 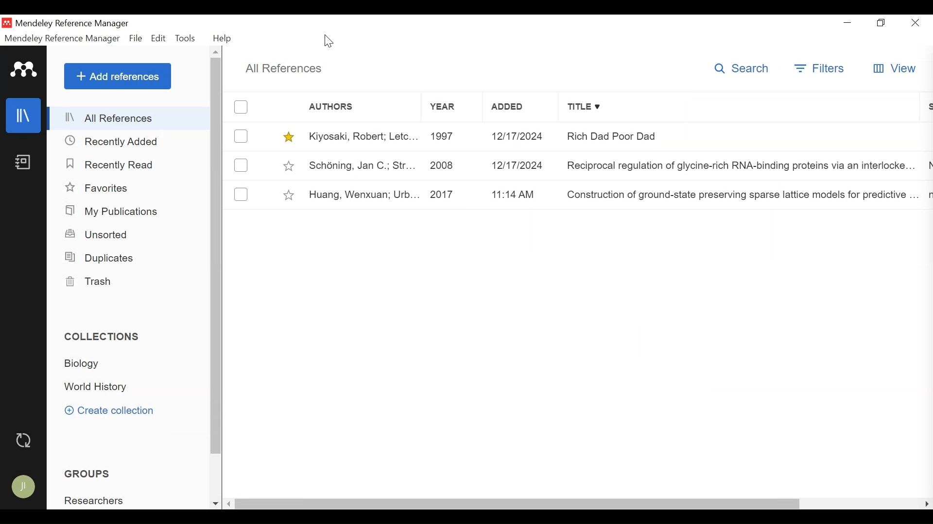 I want to click on Huang, Wenxuan; Urb., so click(x=358, y=194).